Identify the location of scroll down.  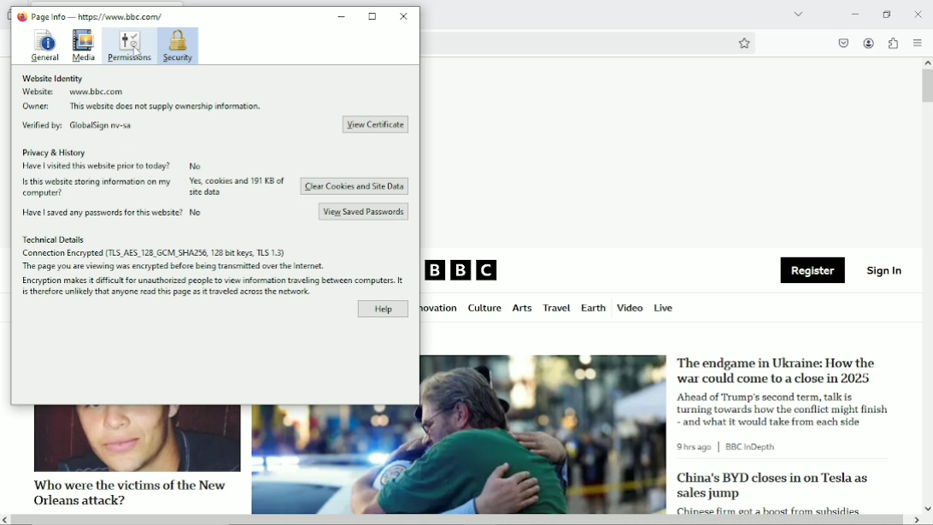
(927, 508).